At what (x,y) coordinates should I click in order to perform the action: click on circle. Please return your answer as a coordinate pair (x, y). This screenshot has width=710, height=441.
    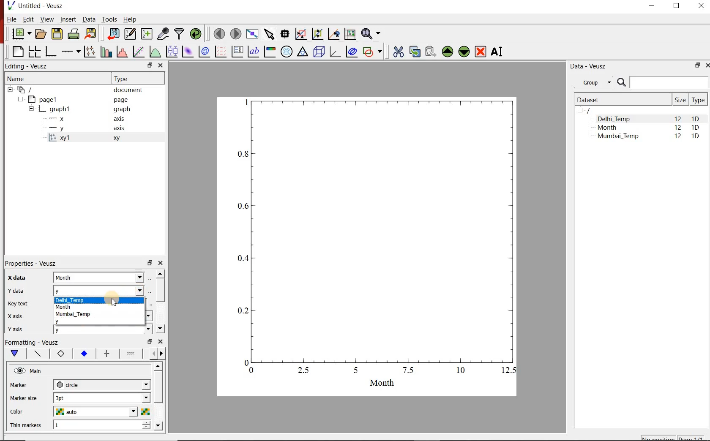
    Looking at the image, I should click on (102, 385).